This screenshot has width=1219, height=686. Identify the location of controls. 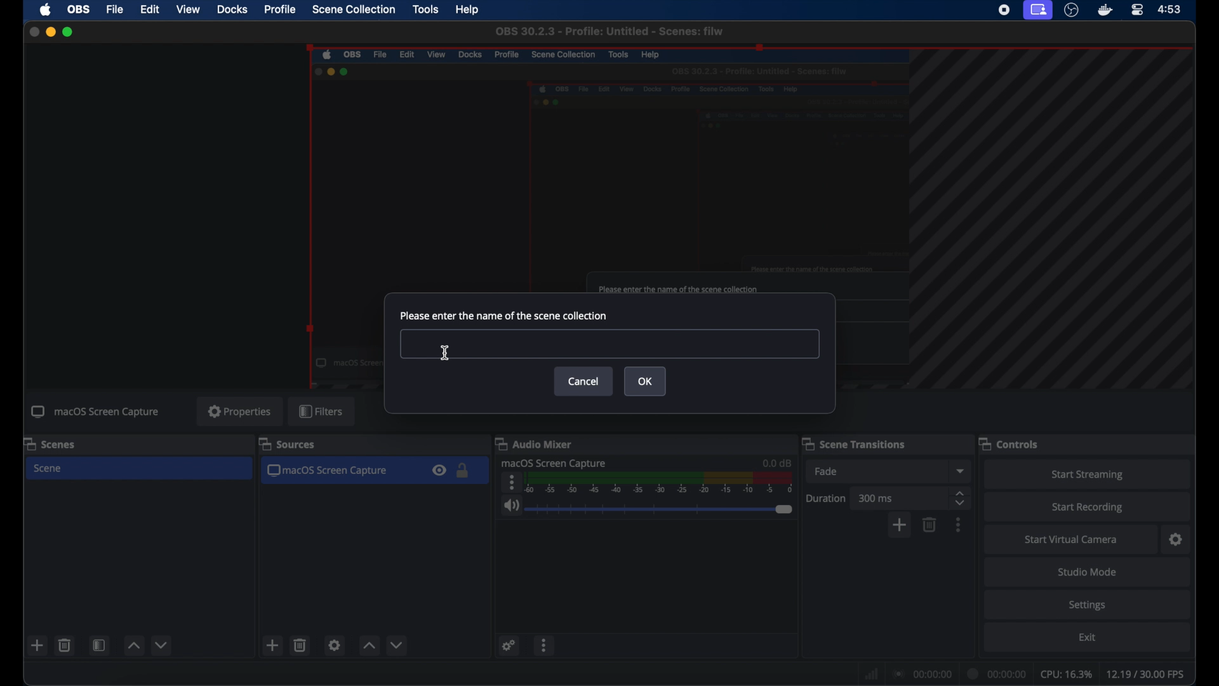
(1011, 443).